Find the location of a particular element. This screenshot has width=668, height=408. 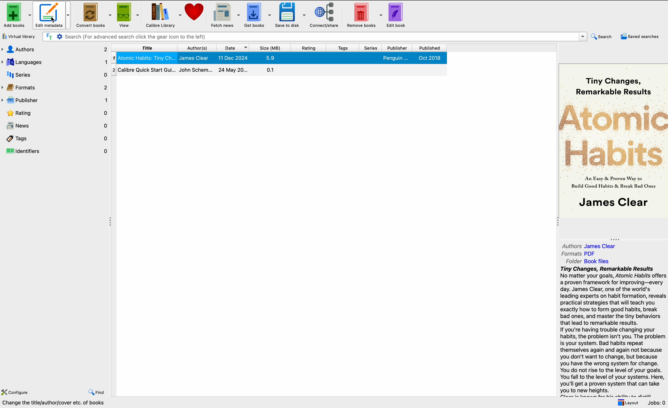

summary book is located at coordinates (613, 331).